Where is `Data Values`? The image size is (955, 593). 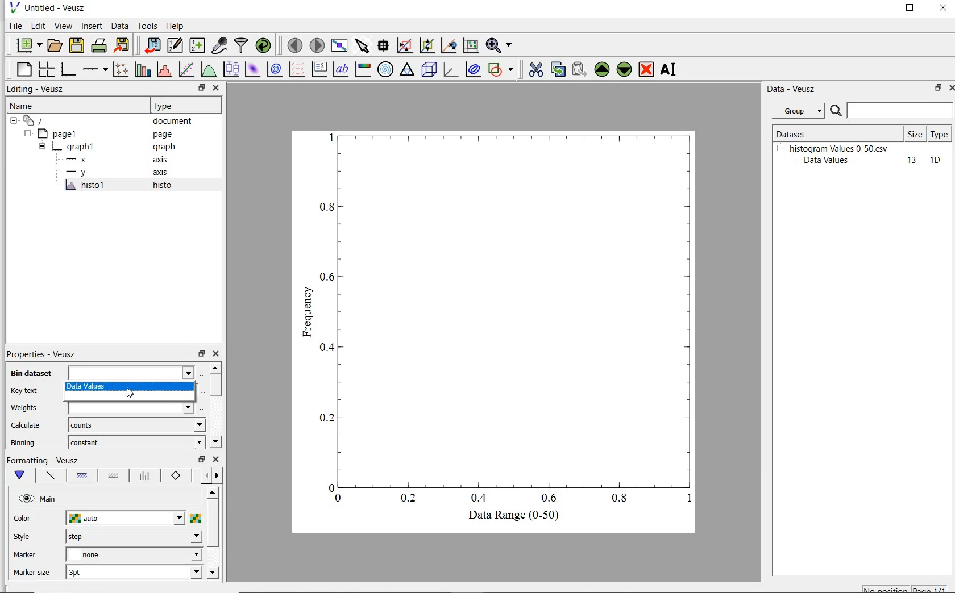 Data Values is located at coordinates (830, 161).